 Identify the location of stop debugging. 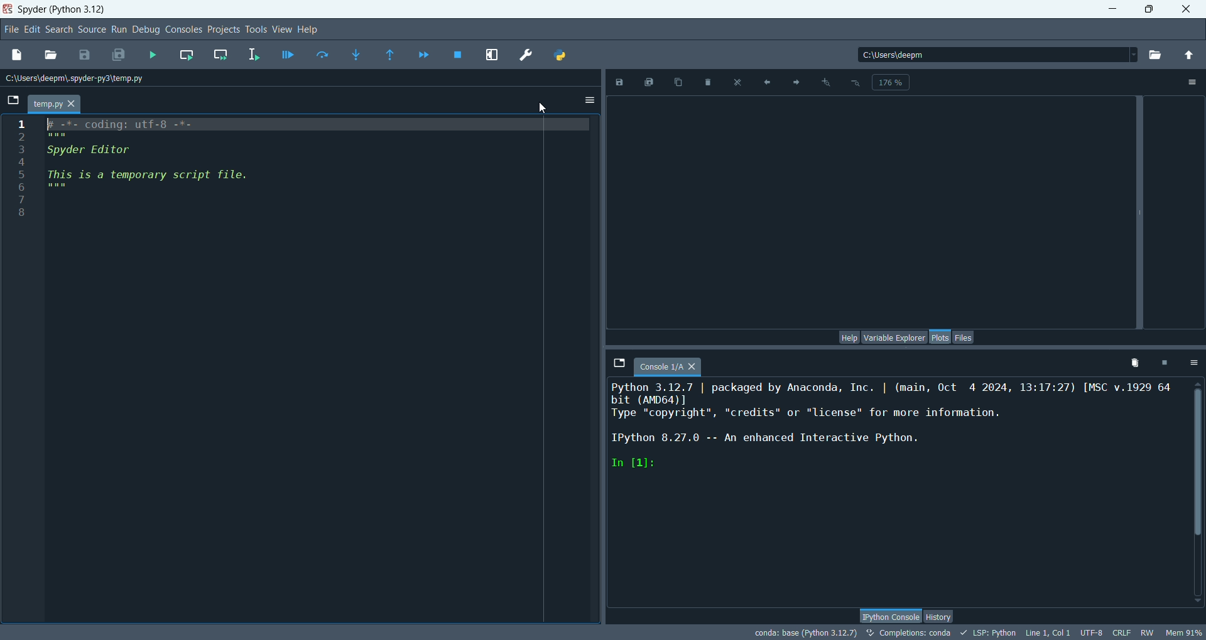
(458, 55).